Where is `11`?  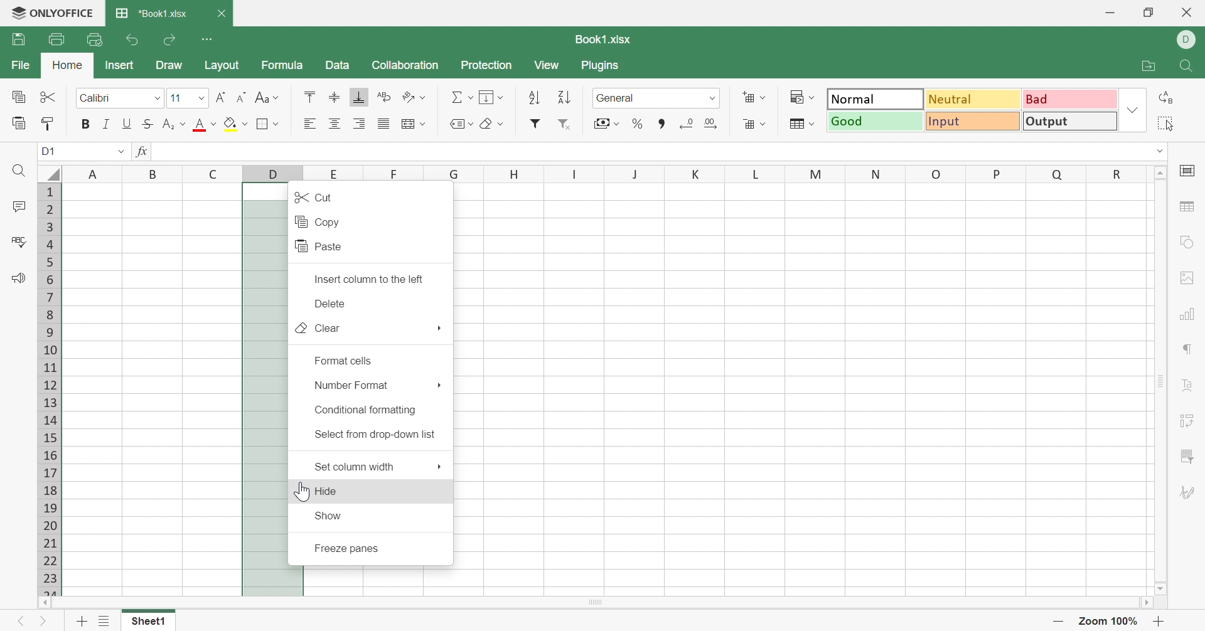 11 is located at coordinates (175, 97).